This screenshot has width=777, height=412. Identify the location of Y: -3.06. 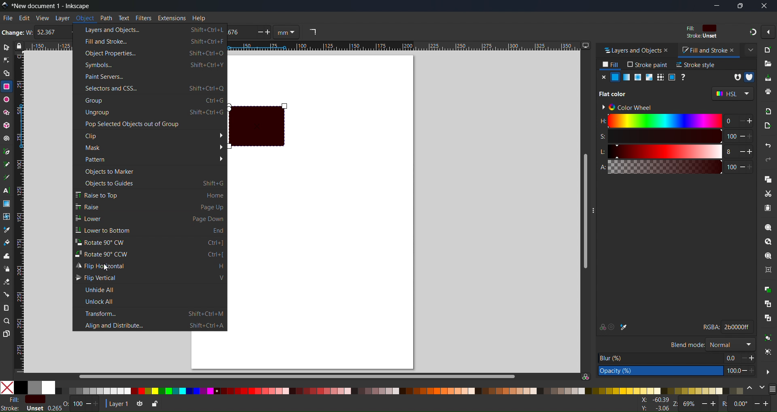
(654, 408).